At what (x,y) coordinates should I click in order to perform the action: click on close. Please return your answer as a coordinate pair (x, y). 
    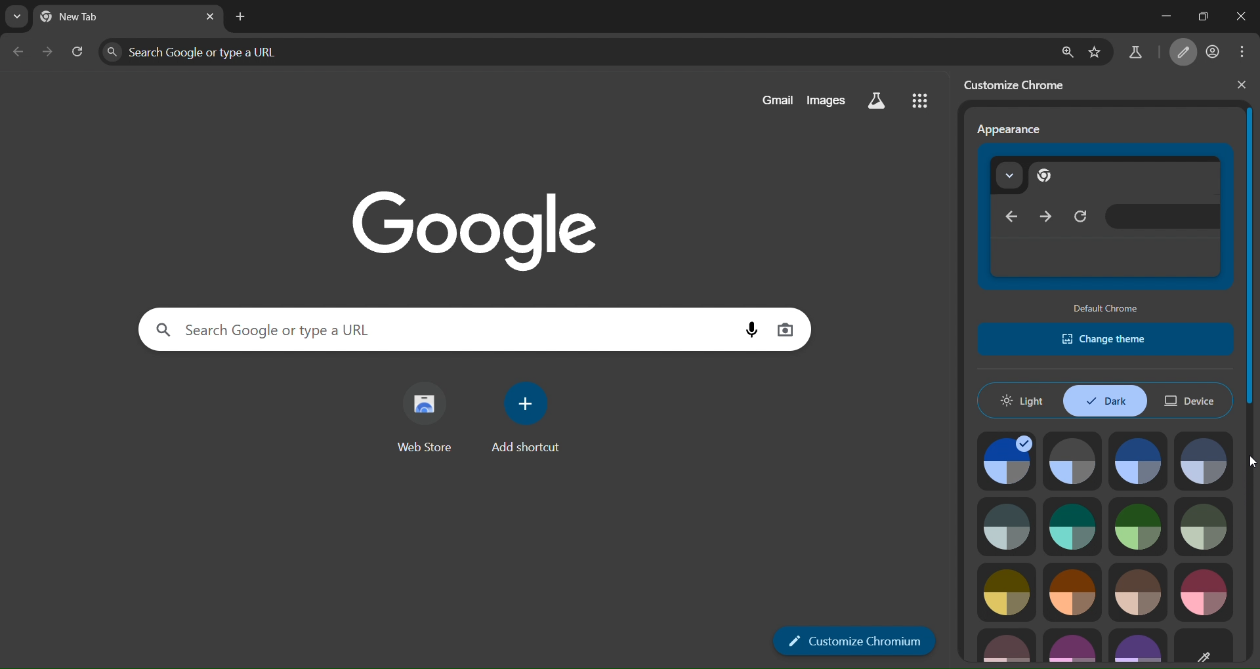
    Looking at the image, I should click on (1236, 17).